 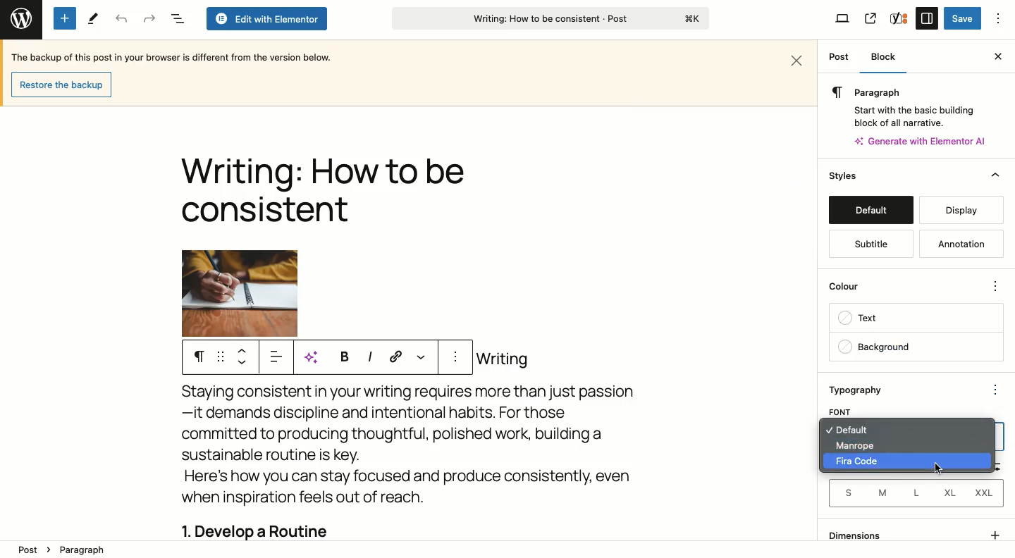 What do you see at coordinates (916, 319) in the screenshot?
I see `Text` at bounding box center [916, 319].